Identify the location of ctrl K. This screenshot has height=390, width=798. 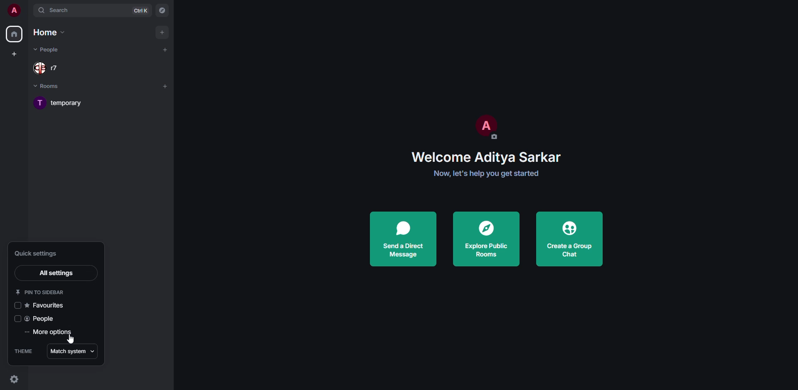
(140, 10).